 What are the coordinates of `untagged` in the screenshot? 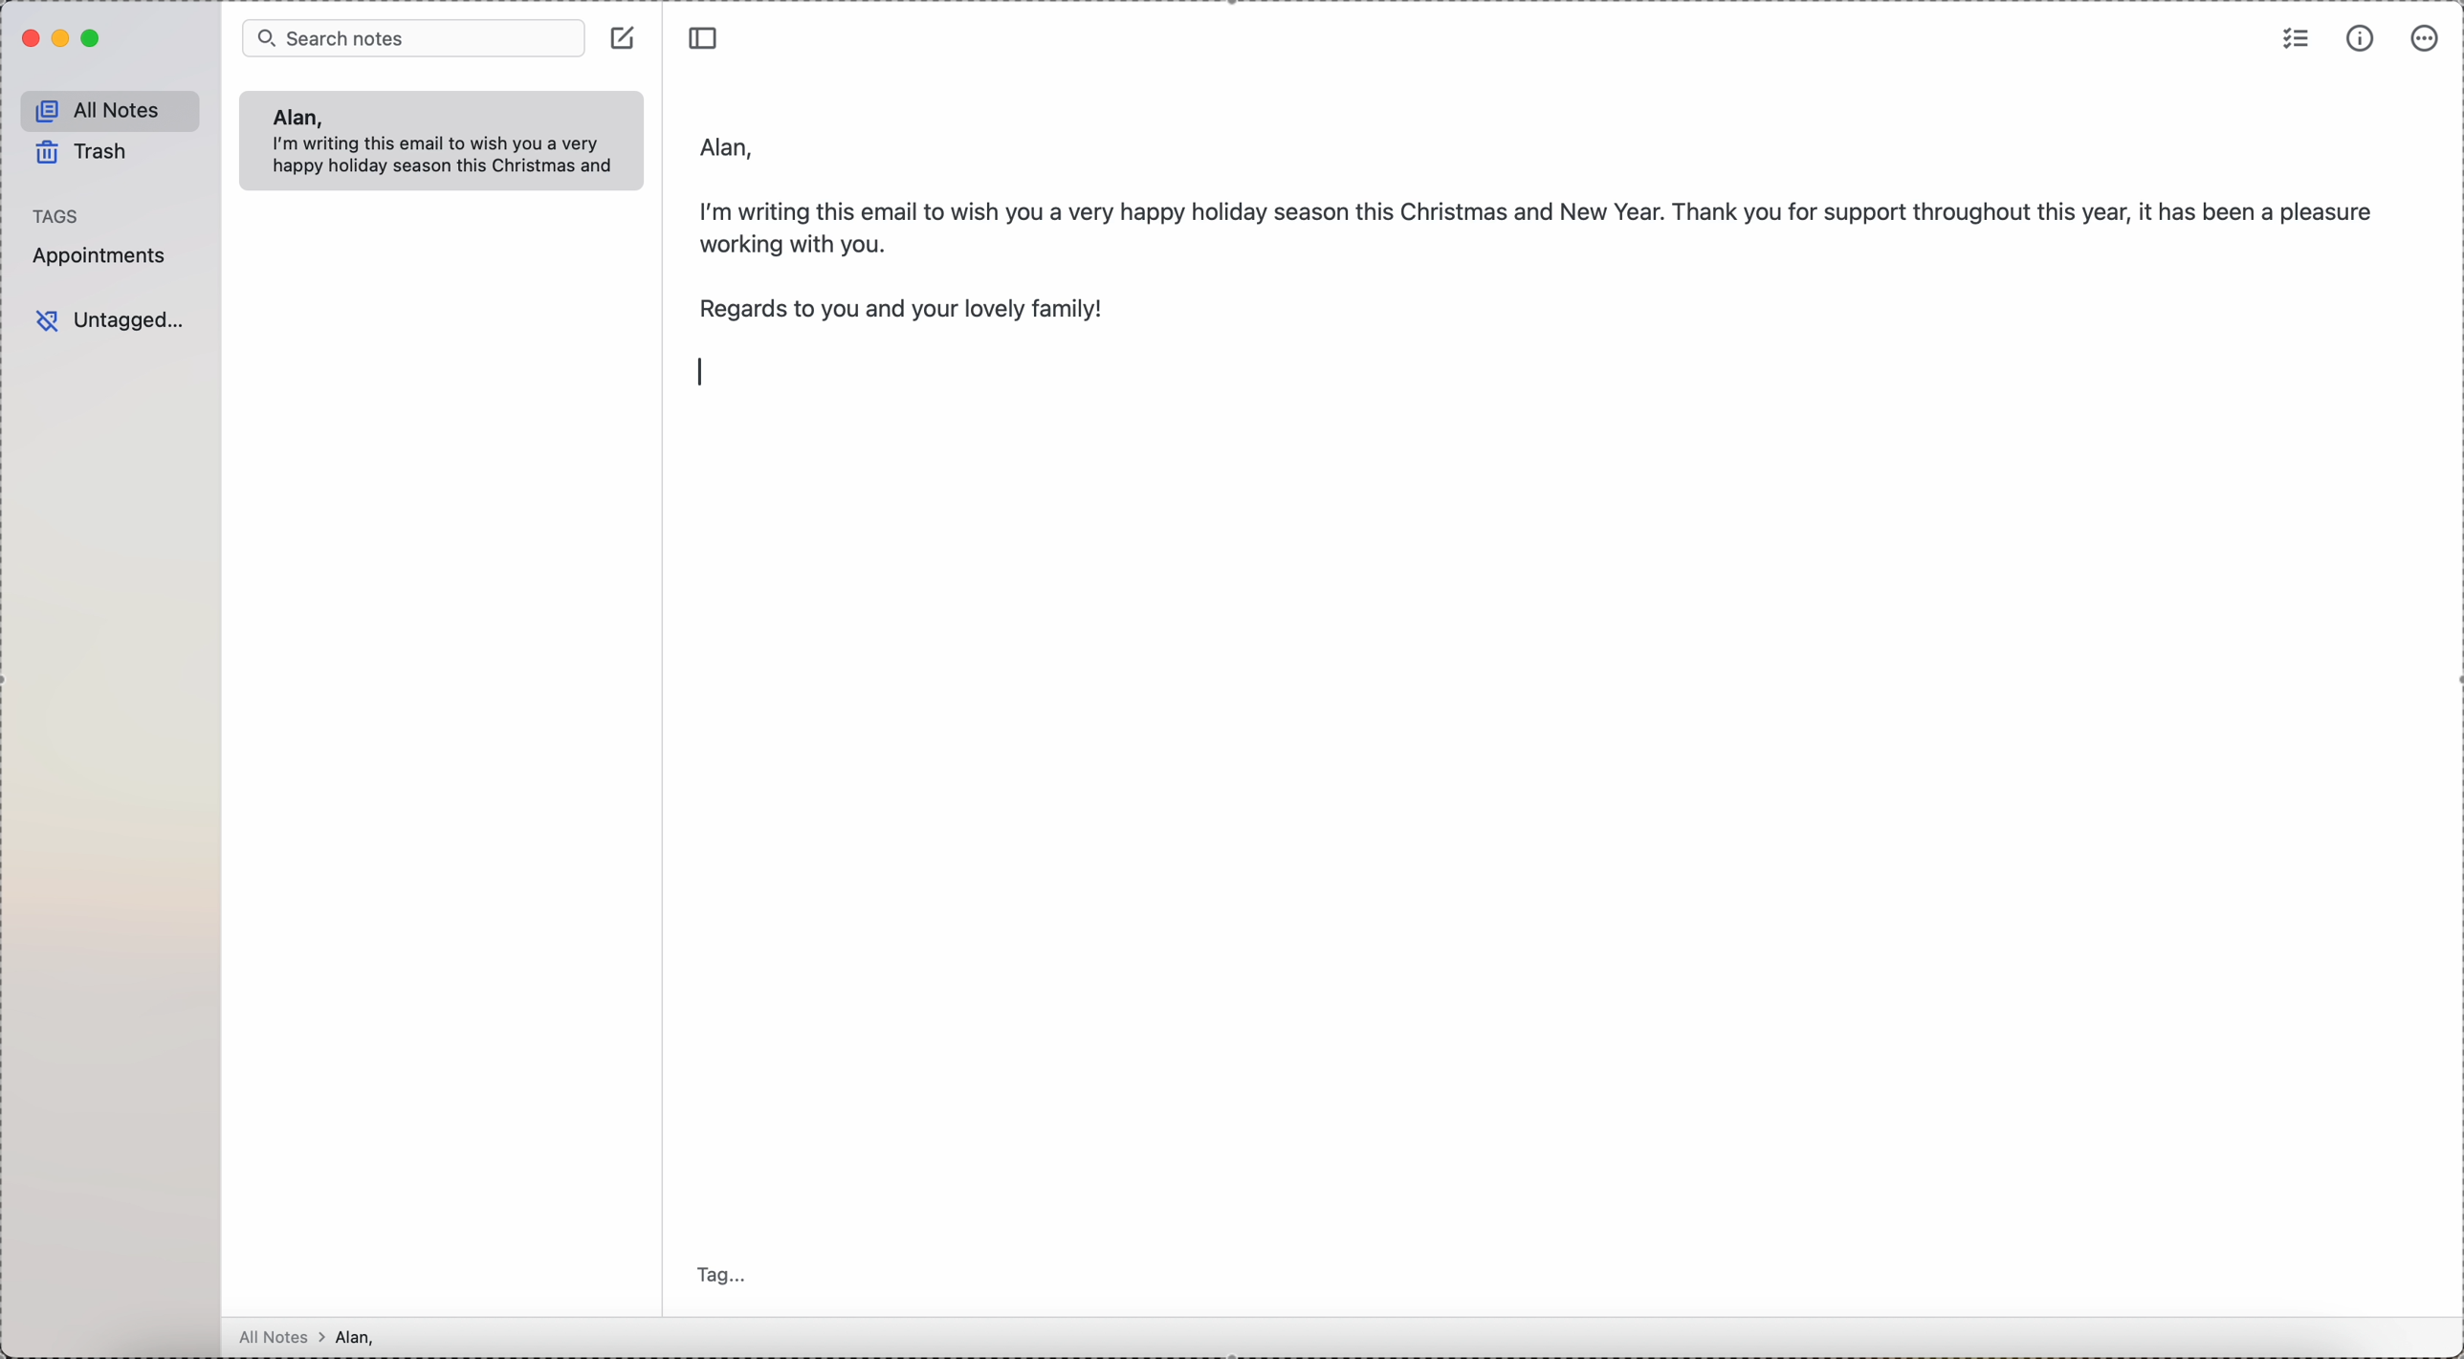 It's located at (111, 321).